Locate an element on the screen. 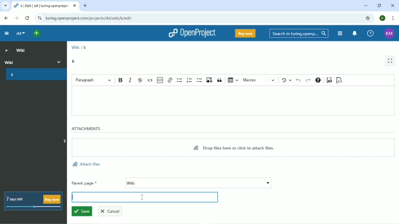 This screenshot has width=399, height=224. Customize and control google chrome is located at coordinates (392, 18).